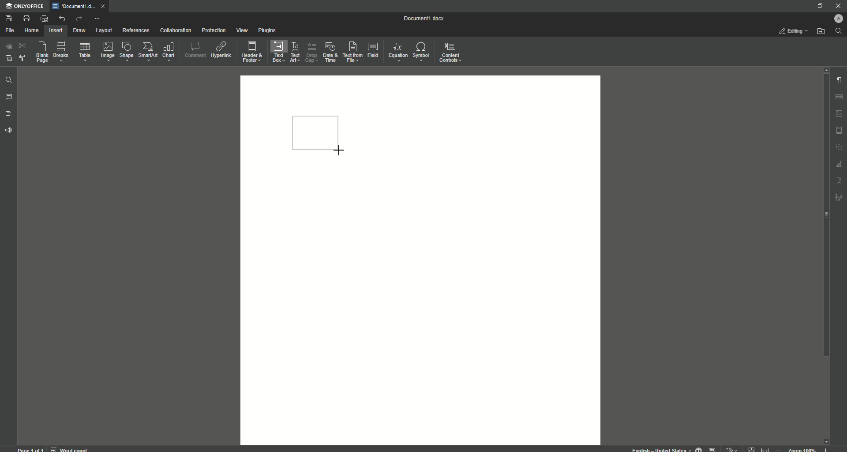 The width and height of the screenshot is (847, 452). Describe the element at coordinates (840, 96) in the screenshot. I see `table` at that location.